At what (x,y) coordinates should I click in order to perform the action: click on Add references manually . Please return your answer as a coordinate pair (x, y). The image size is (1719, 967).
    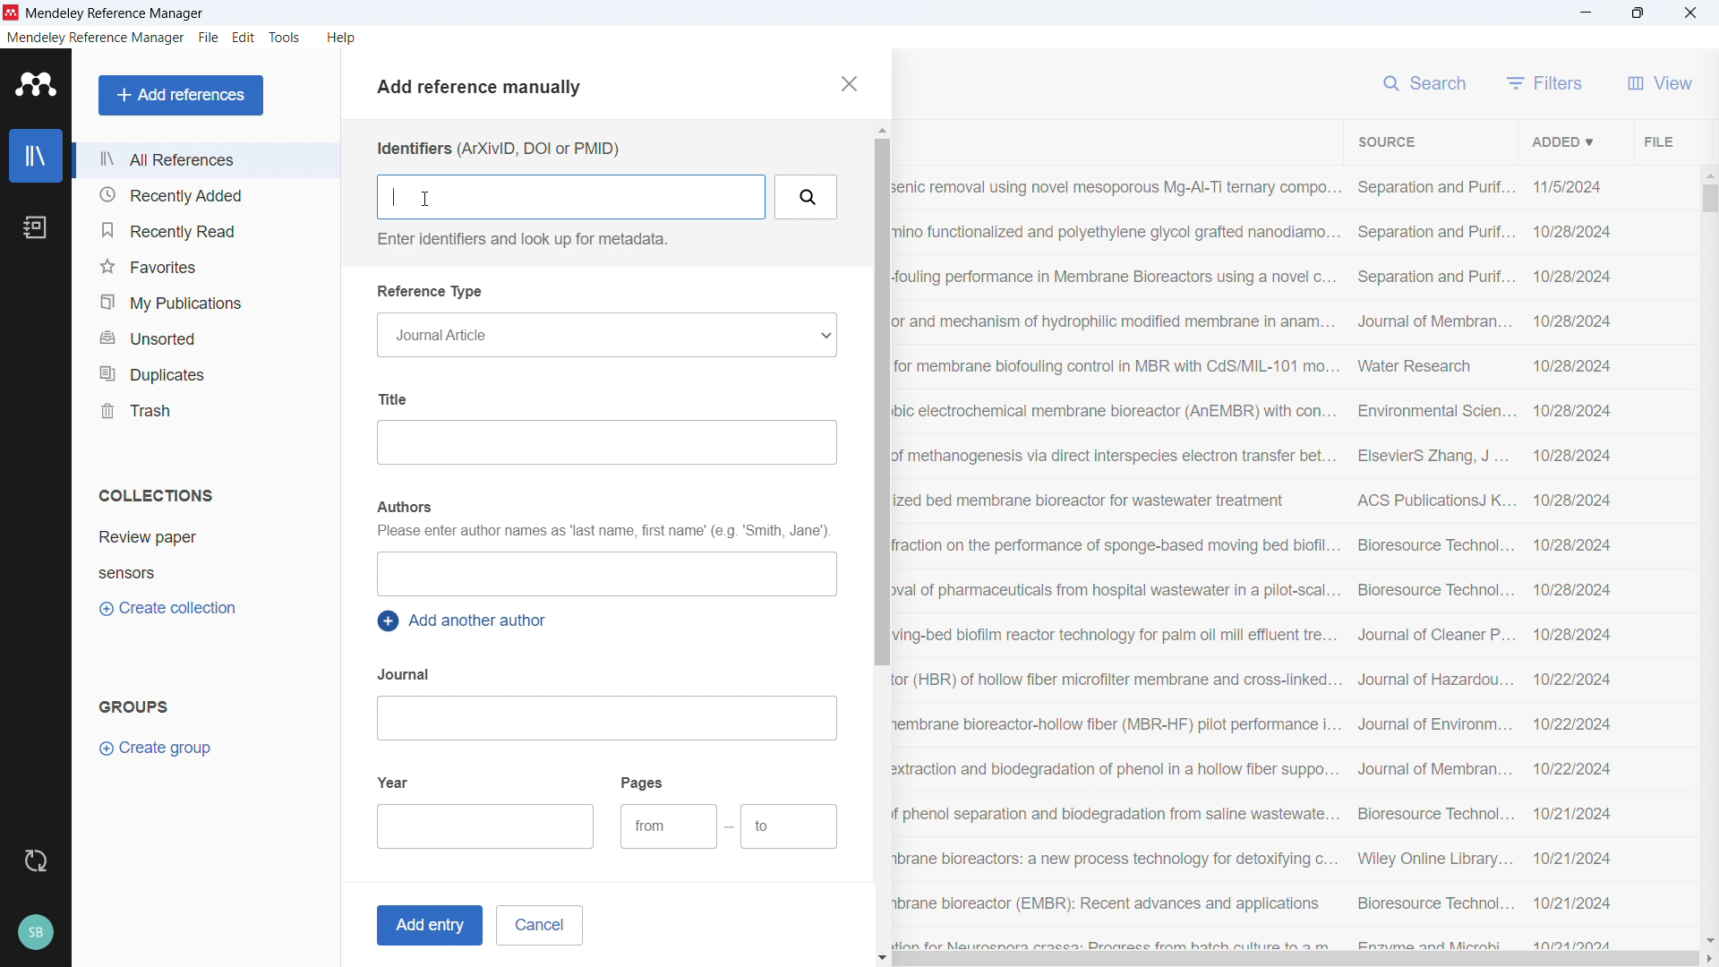
    Looking at the image, I should click on (486, 90).